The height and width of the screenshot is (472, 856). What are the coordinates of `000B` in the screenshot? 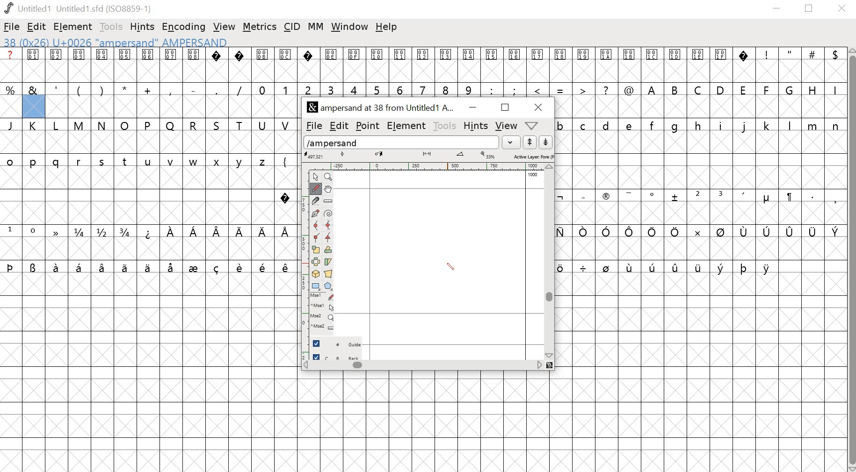 It's located at (262, 64).